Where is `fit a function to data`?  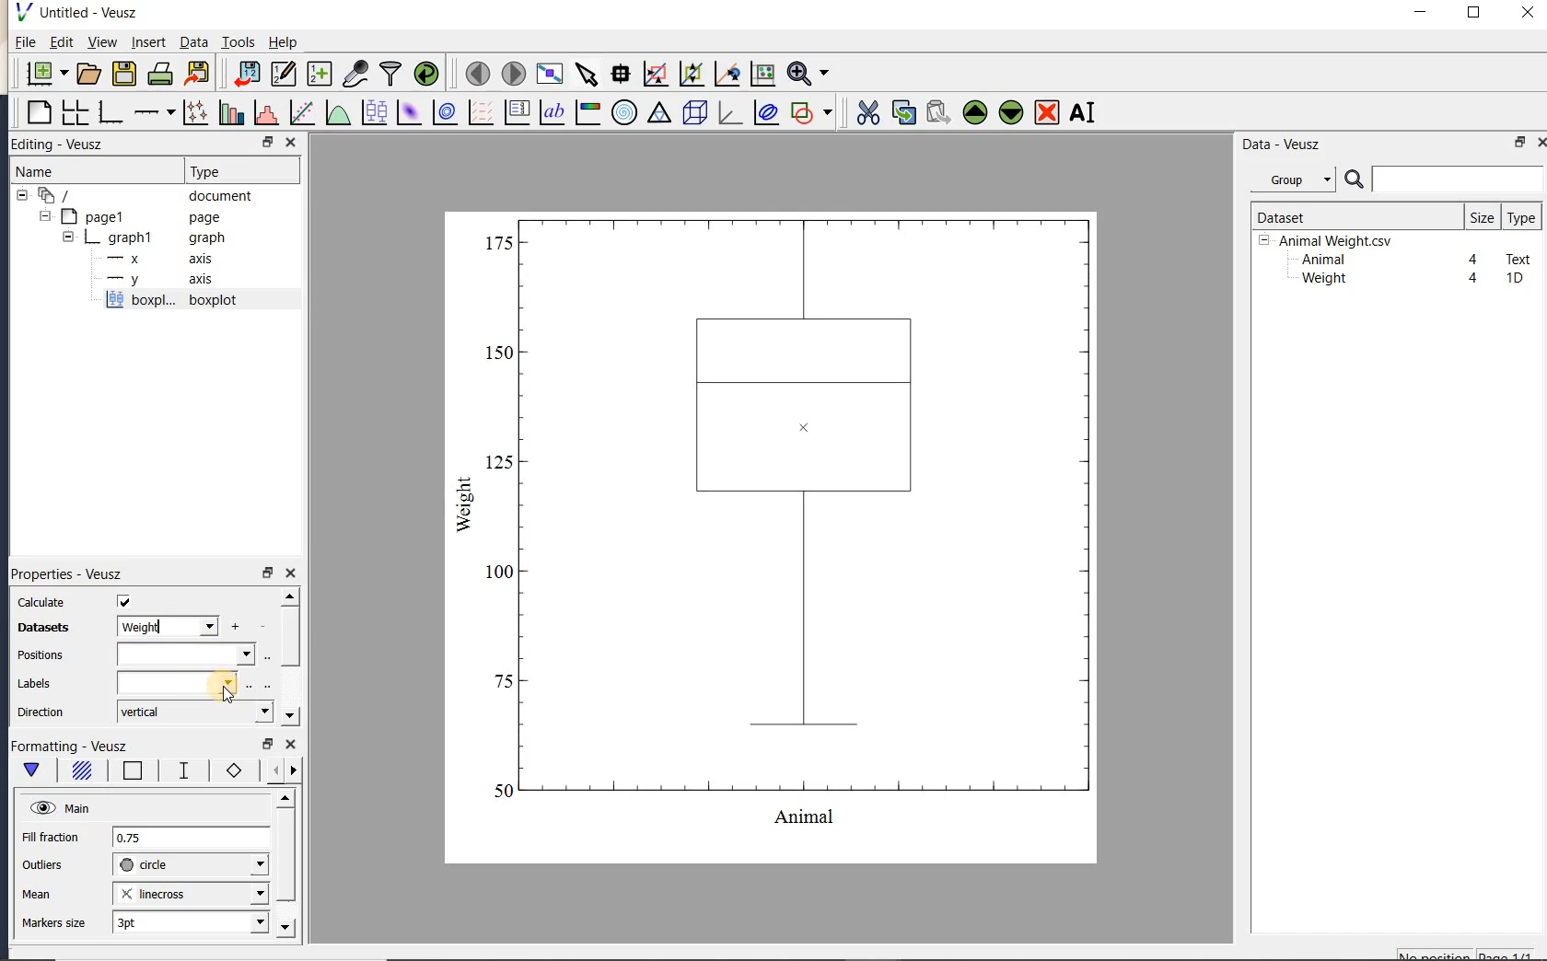 fit a function to data is located at coordinates (301, 112).